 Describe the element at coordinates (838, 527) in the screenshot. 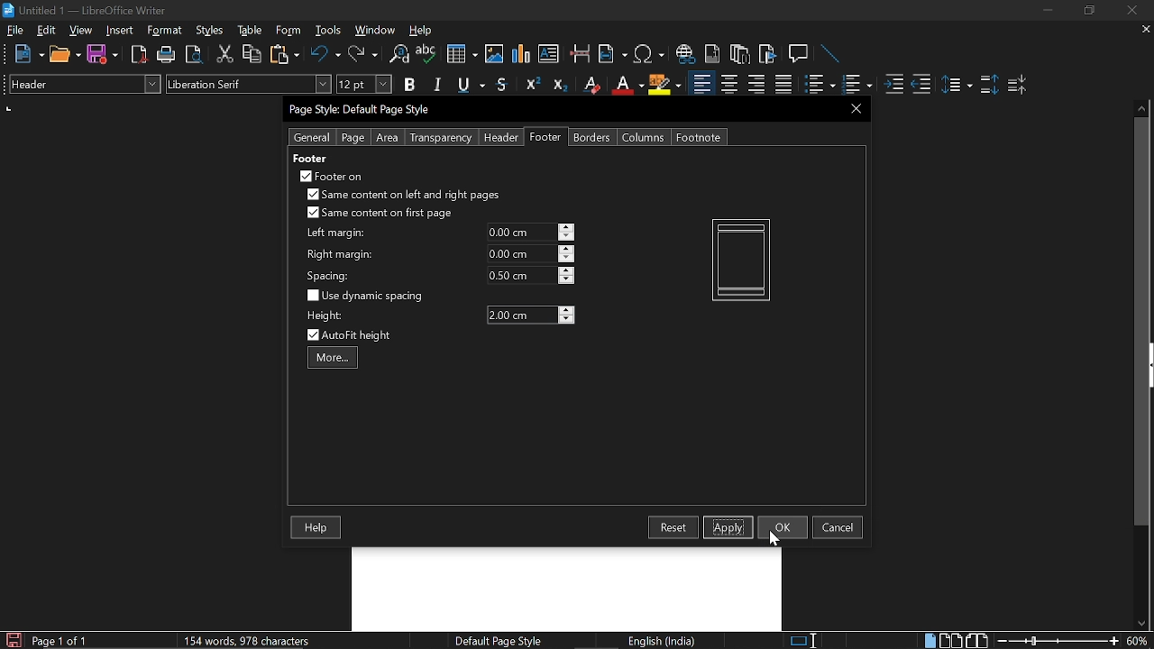

I see `cancel` at that location.